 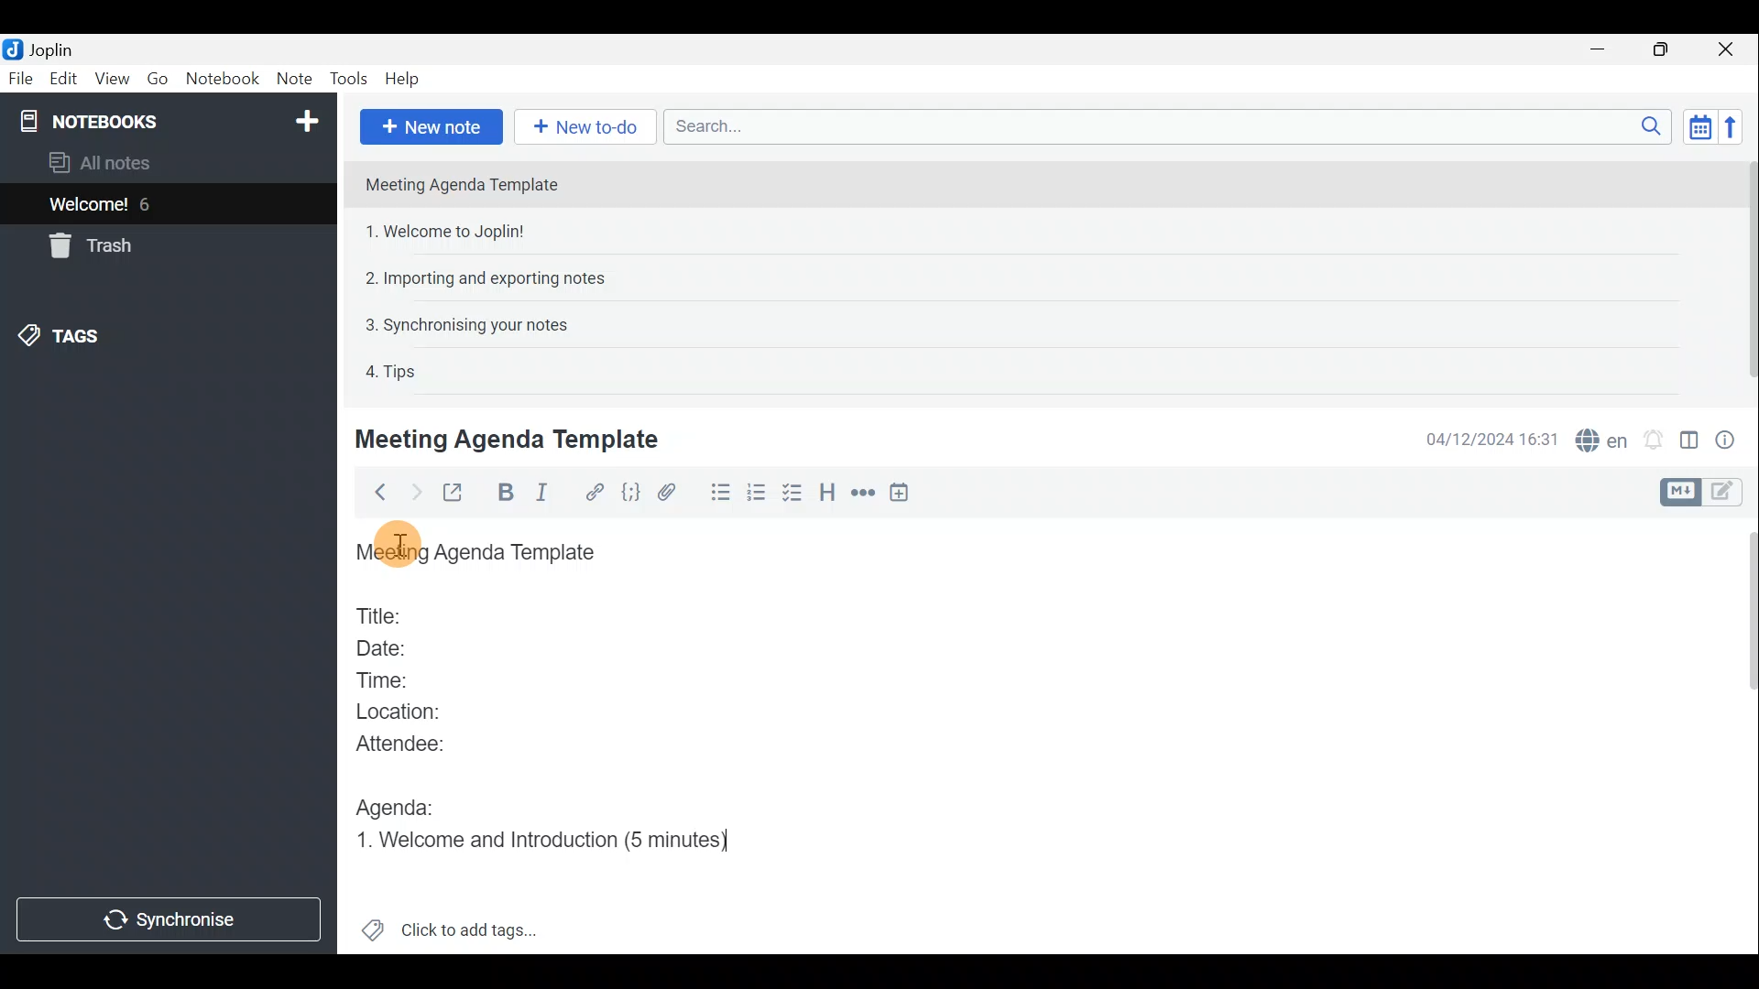 I want to click on Attendee:, so click(x=414, y=743).